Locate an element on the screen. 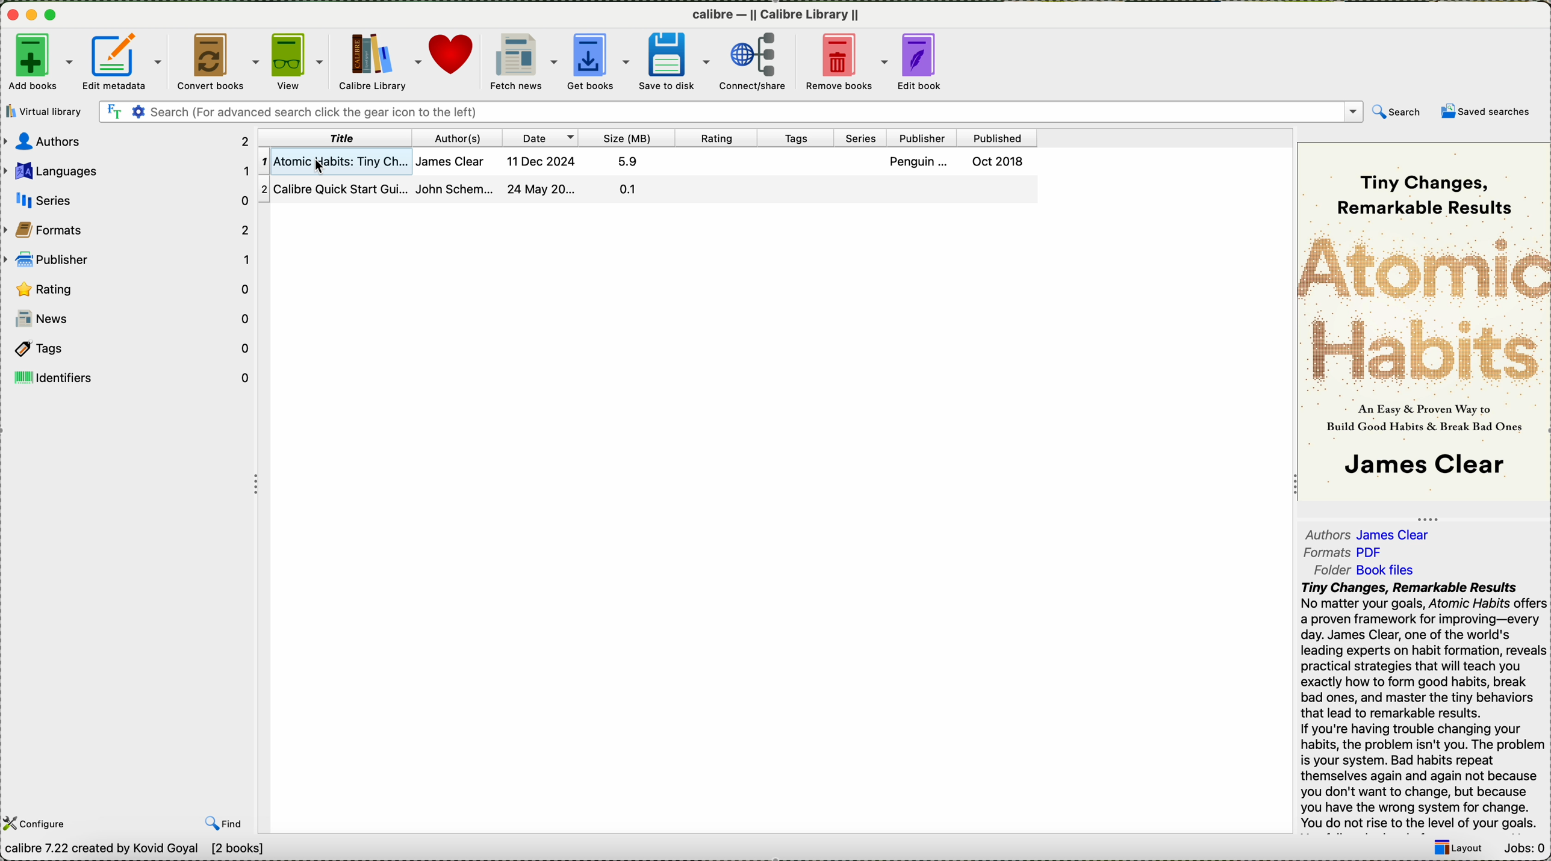 Image resolution: width=1551 pixels, height=861 pixels. date is located at coordinates (542, 138).